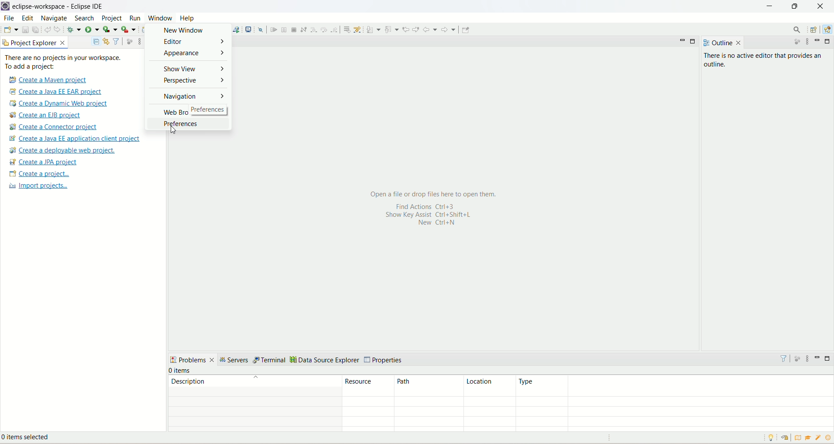 The width and height of the screenshot is (834, 444). What do you see at coordinates (739, 43) in the screenshot?
I see `close` at bounding box center [739, 43].